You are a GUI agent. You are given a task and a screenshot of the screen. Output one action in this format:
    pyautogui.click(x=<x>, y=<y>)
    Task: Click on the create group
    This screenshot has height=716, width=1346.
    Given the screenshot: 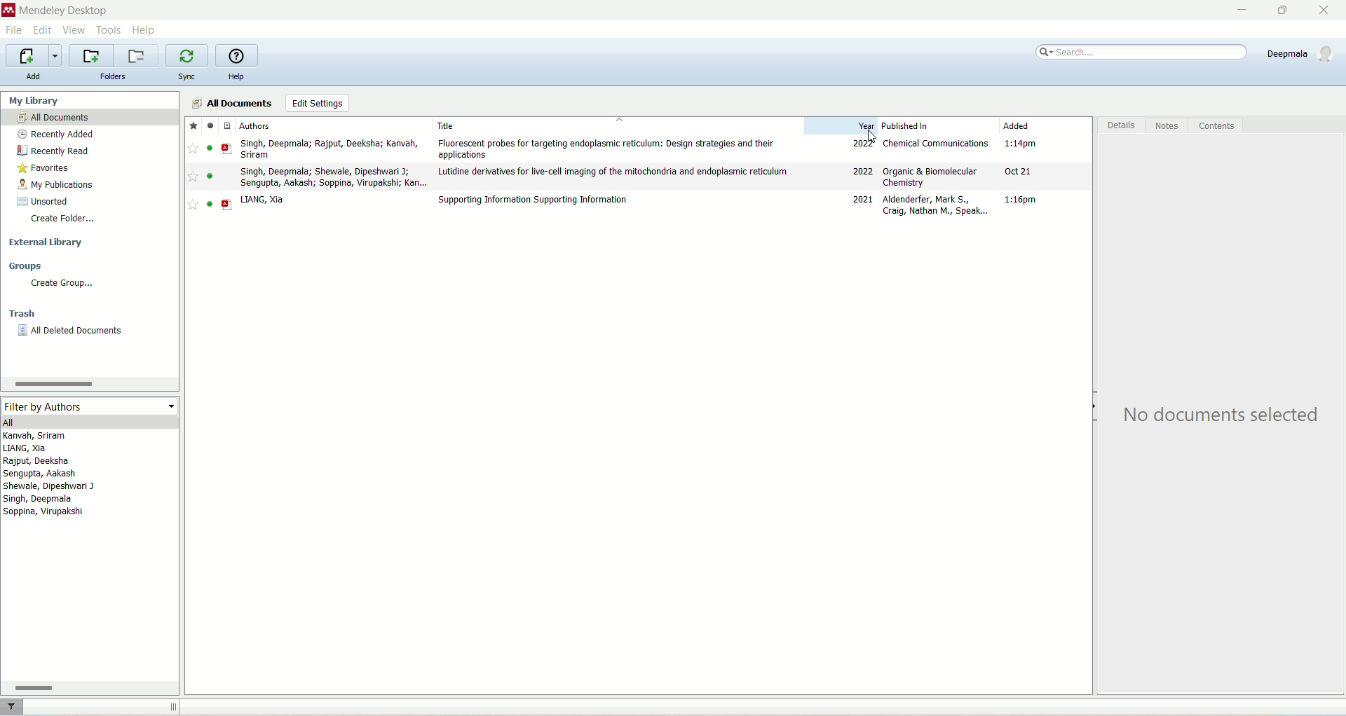 What is the action you would take?
    pyautogui.click(x=60, y=283)
    